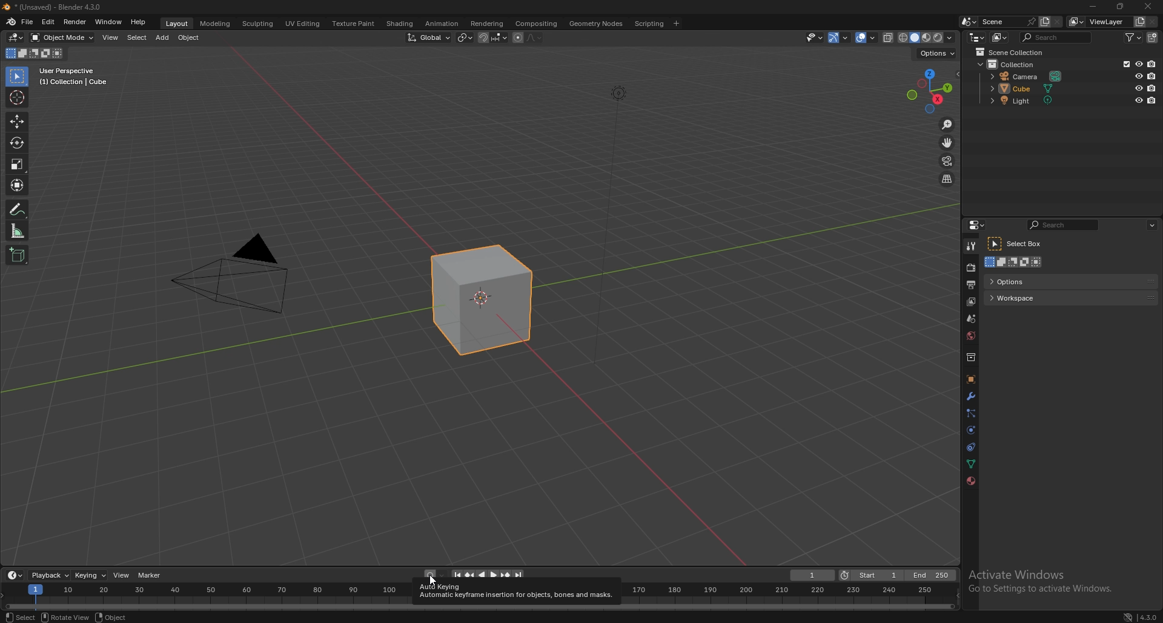 This screenshot has width=1163, height=623. What do you see at coordinates (889, 38) in the screenshot?
I see `toggle xray` at bounding box center [889, 38].